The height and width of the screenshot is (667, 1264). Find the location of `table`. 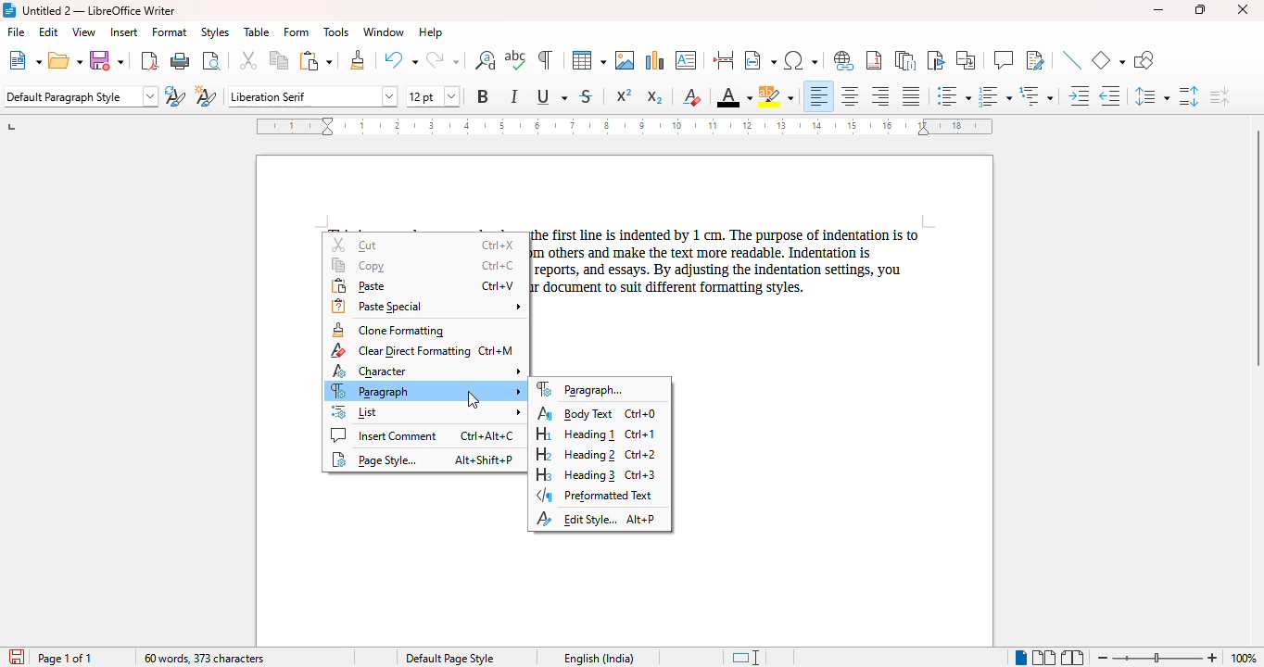

table is located at coordinates (257, 32).